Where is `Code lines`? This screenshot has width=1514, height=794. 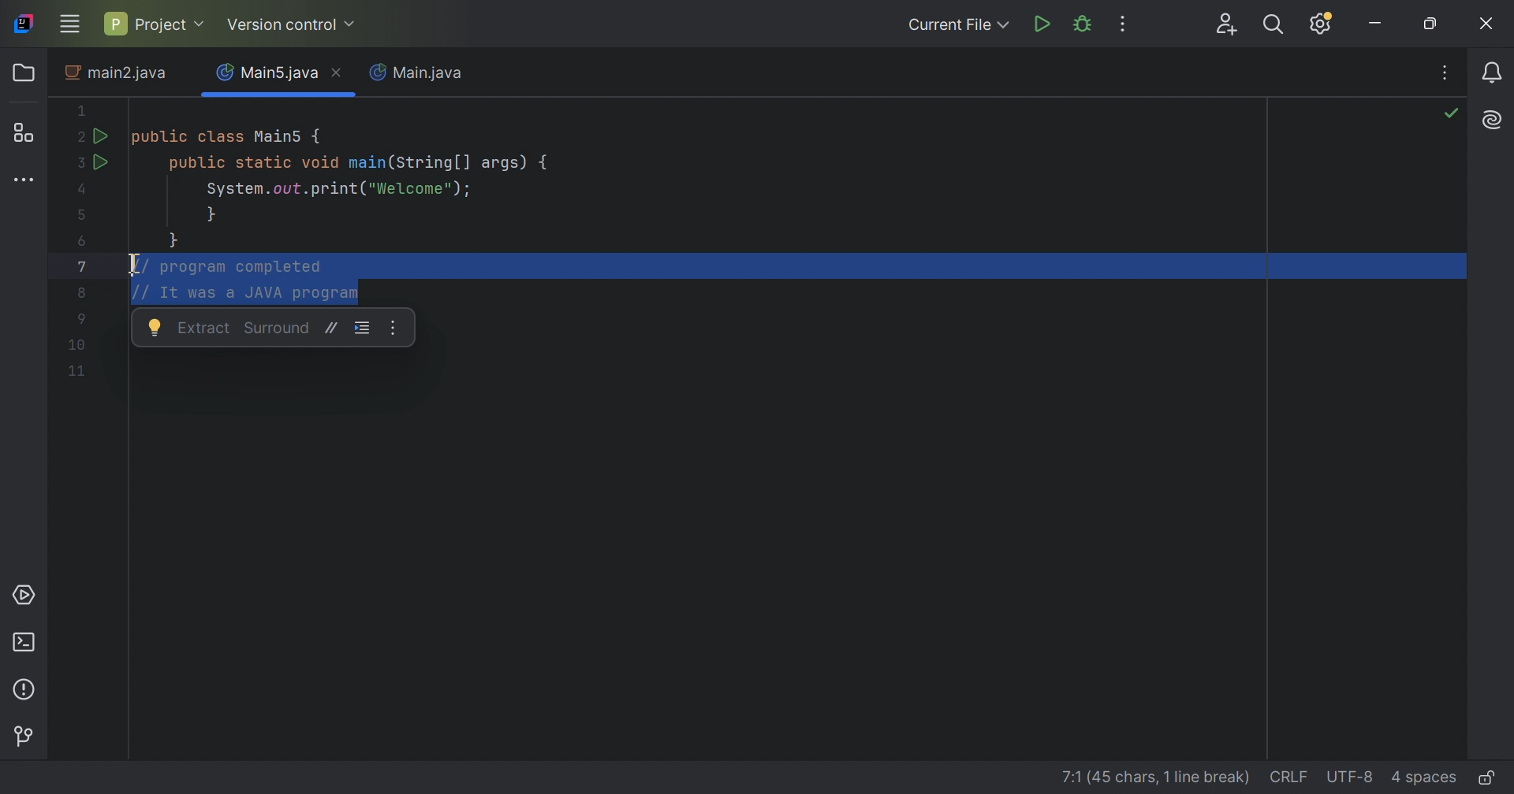 Code lines is located at coordinates (76, 346).